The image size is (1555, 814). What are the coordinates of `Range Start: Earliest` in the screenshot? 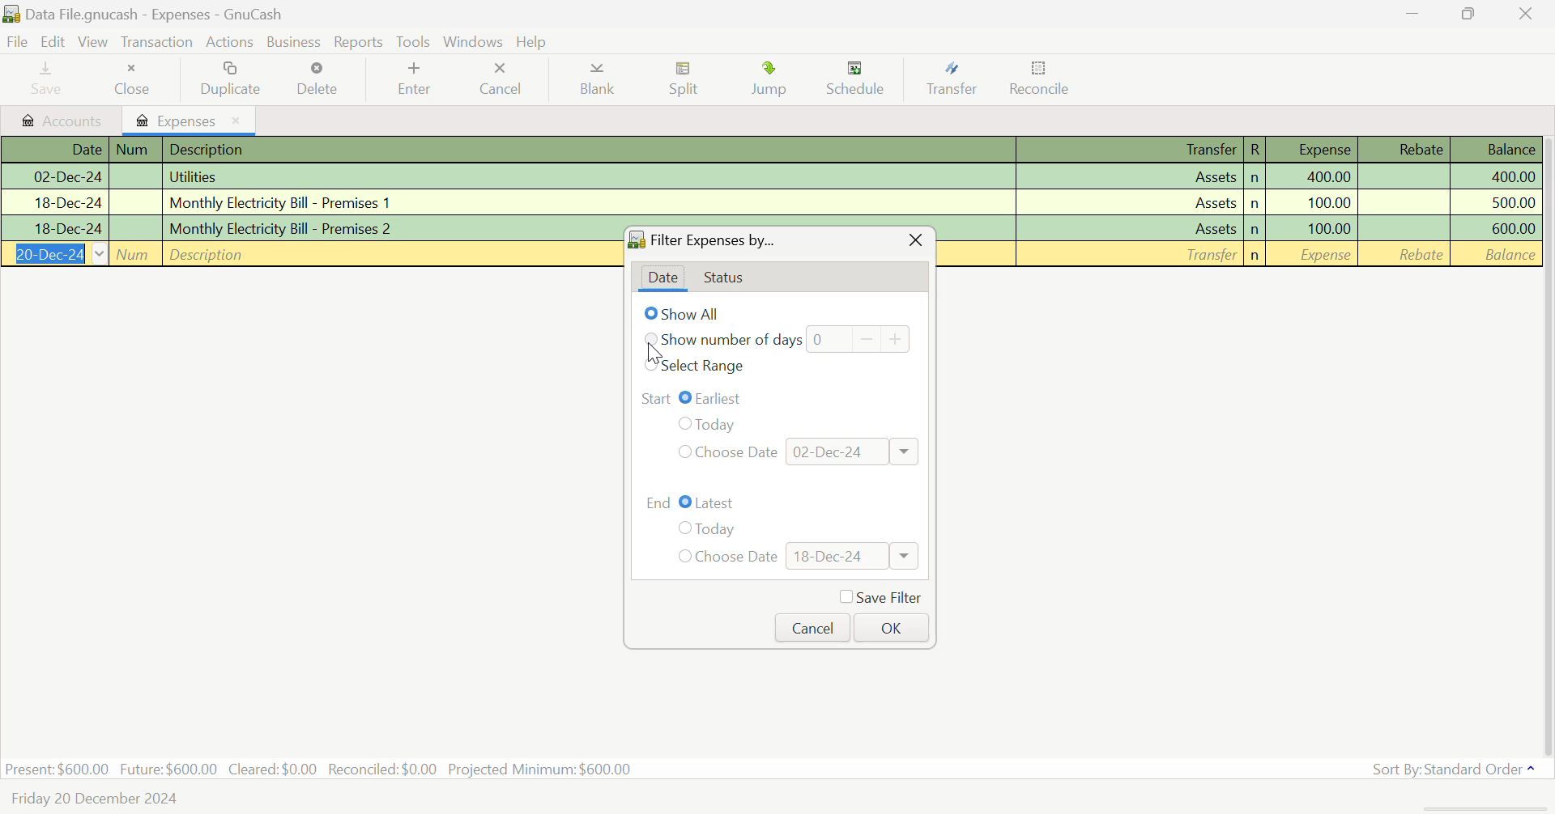 It's located at (781, 398).